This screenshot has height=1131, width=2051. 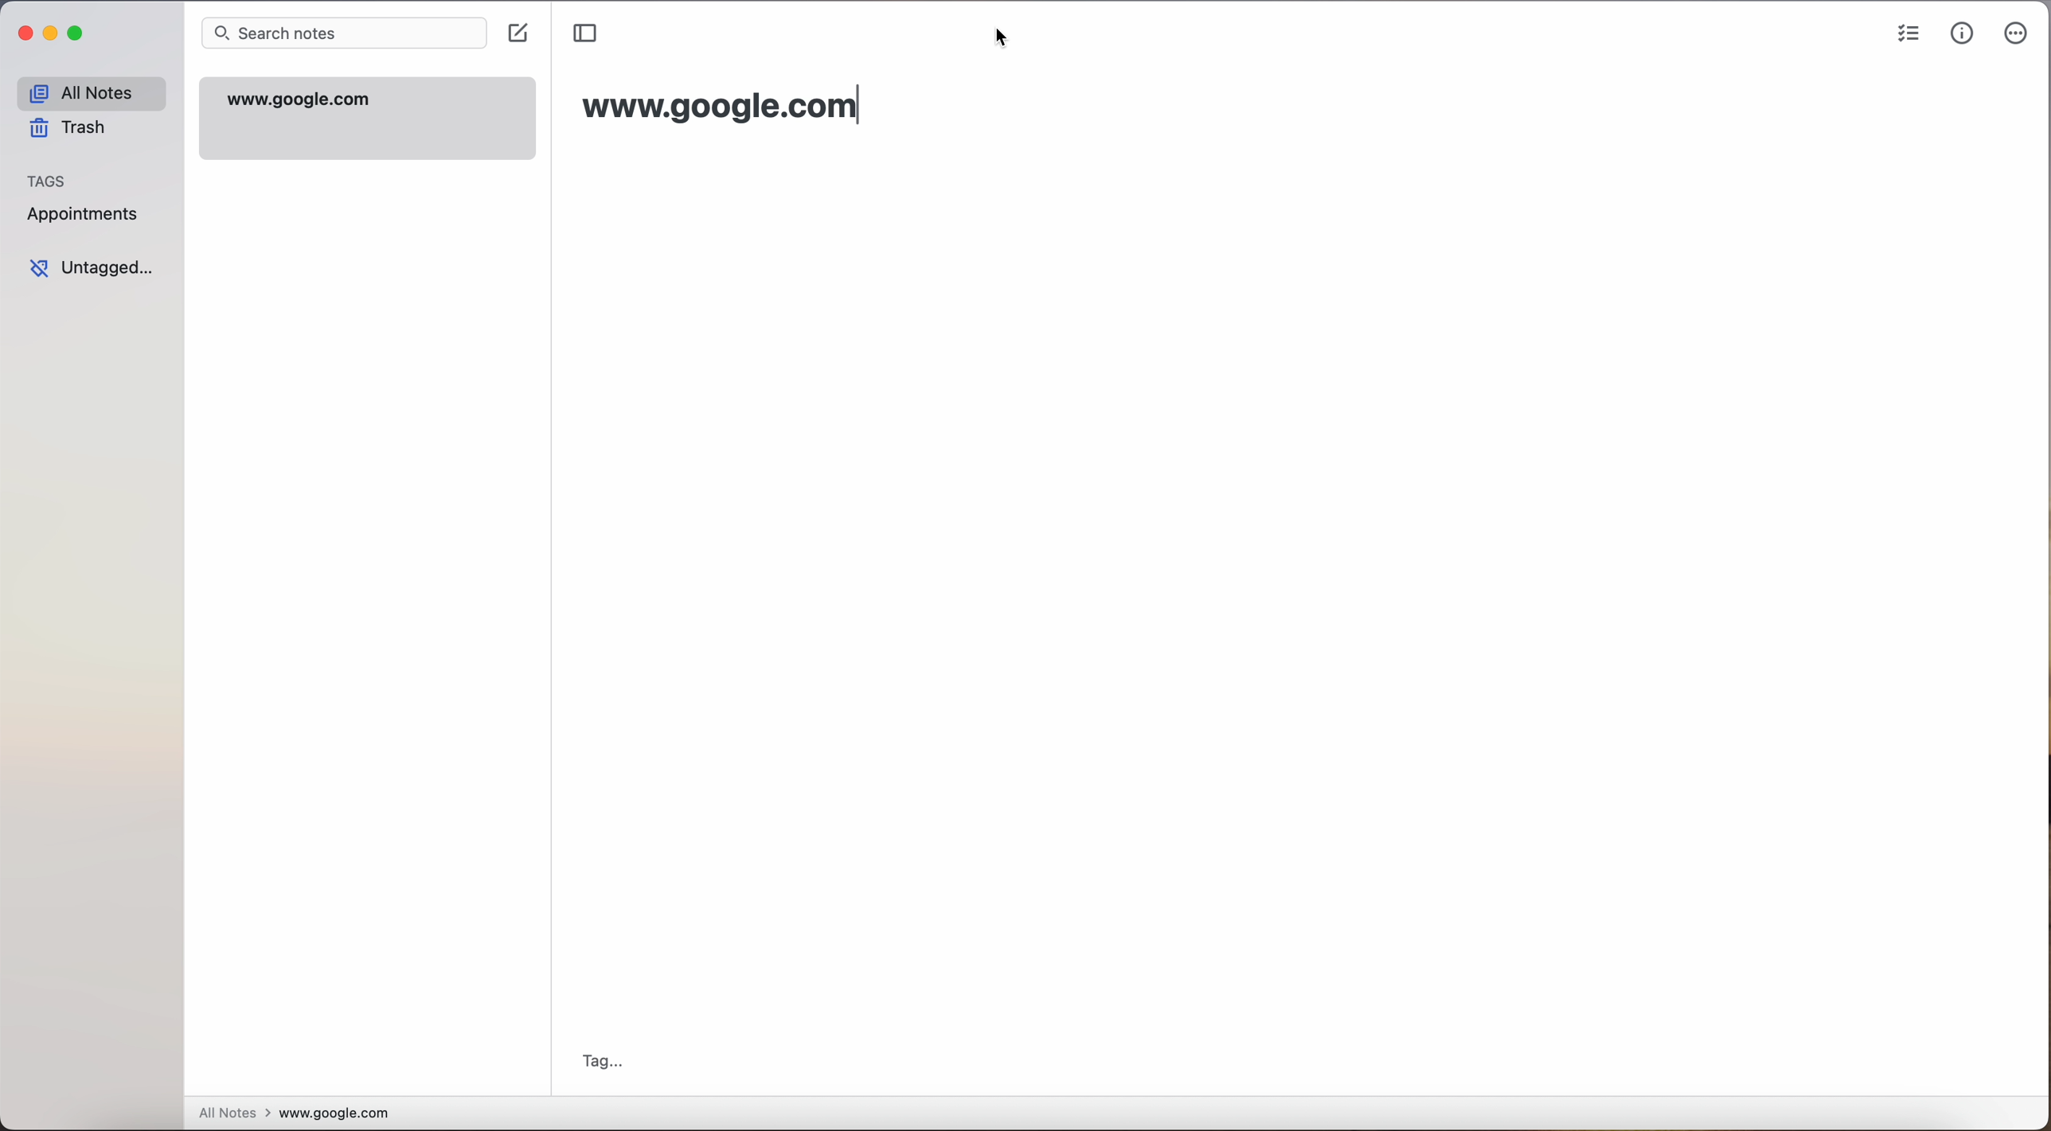 What do you see at coordinates (84, 215) in the screenshot?
I see `appointments` at bounding box center [84, 215].